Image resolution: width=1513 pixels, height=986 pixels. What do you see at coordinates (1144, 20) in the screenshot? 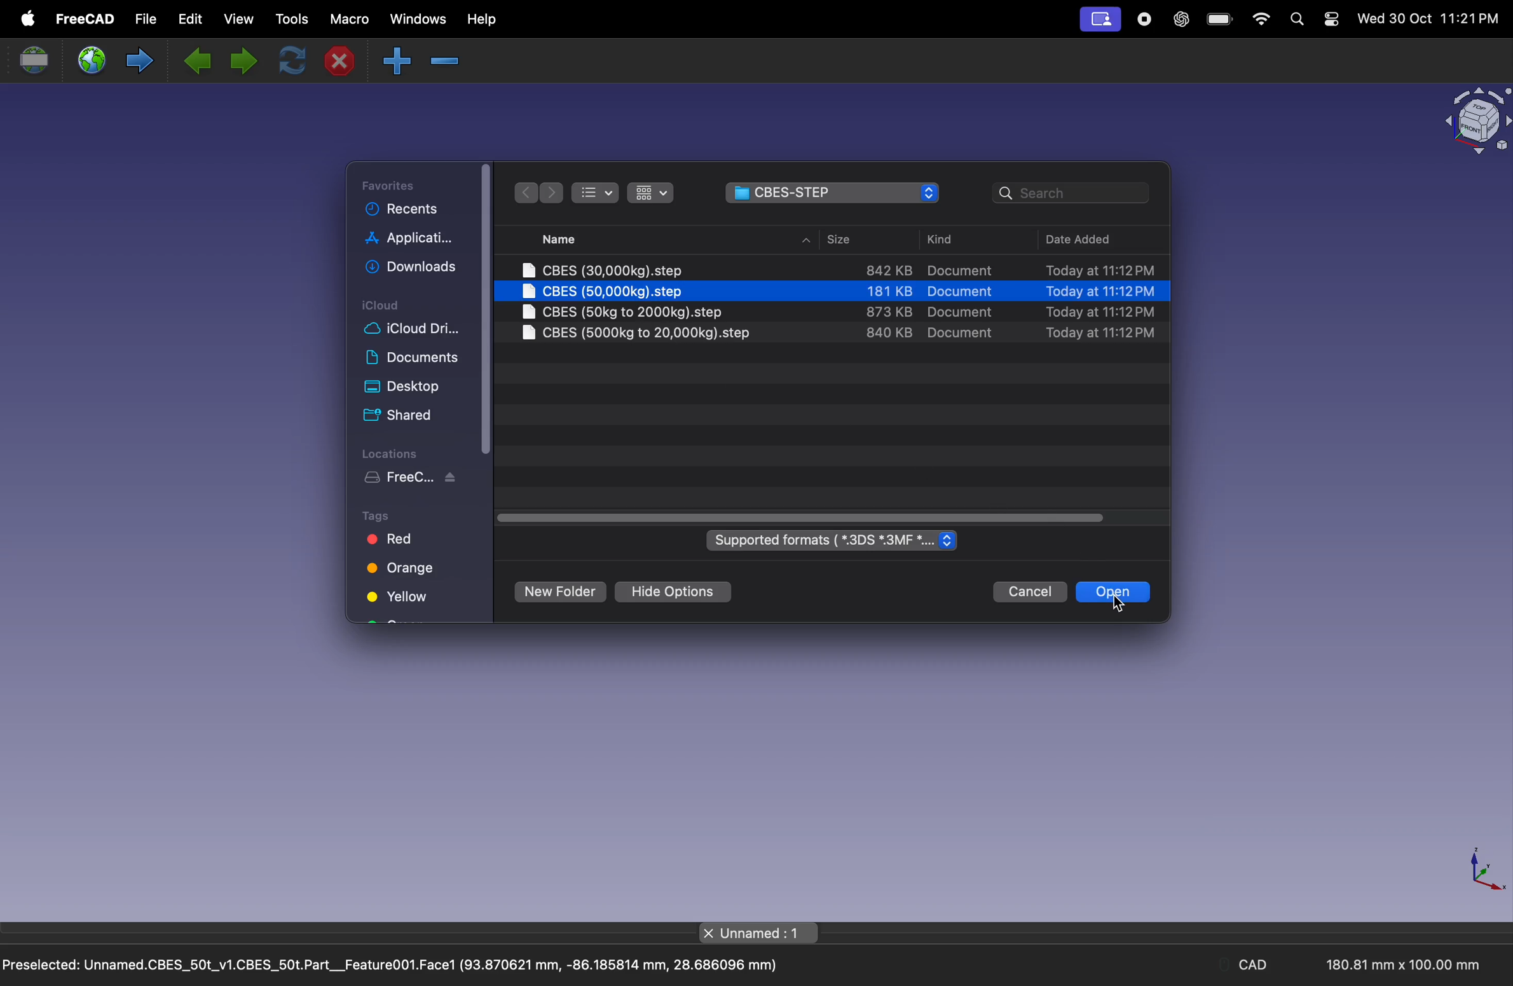
I see `record` at bounding box center [1144, 20].